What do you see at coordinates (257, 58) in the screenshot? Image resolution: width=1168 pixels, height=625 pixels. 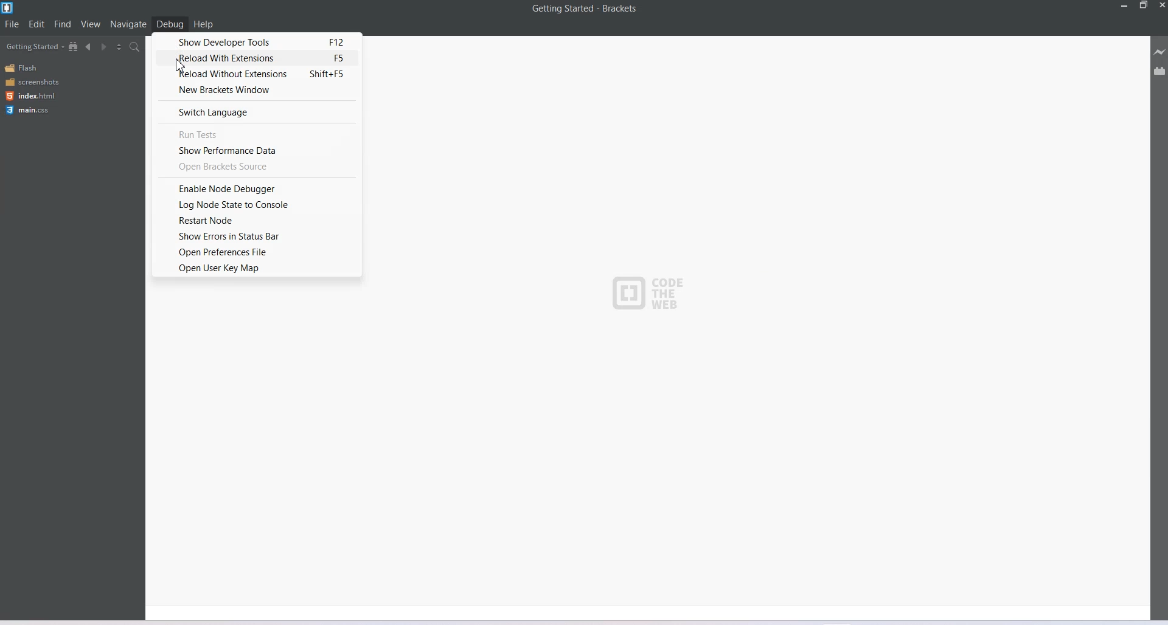 I see `Reload with extensions` at bounding box center [257, 58].